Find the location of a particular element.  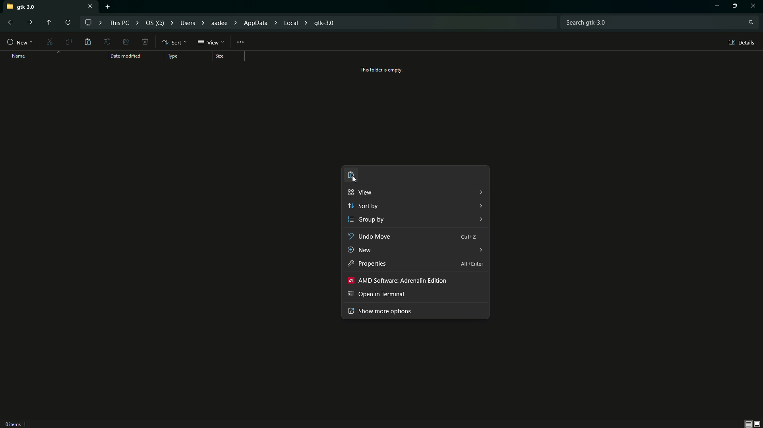

Copy is located at coordinates (69, 42).